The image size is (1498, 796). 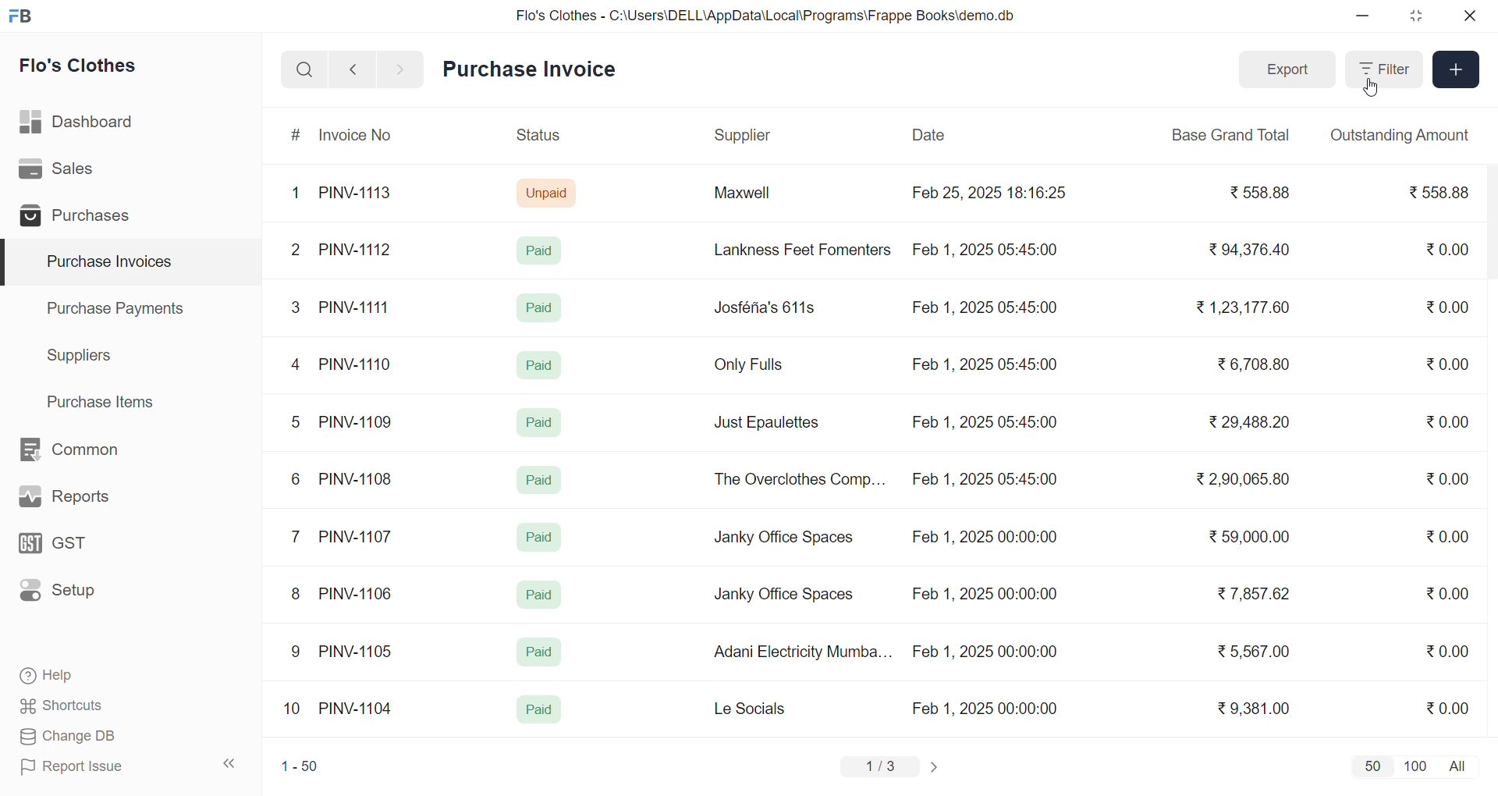 I want to click on Invoice No, so click(x=361, y=136).